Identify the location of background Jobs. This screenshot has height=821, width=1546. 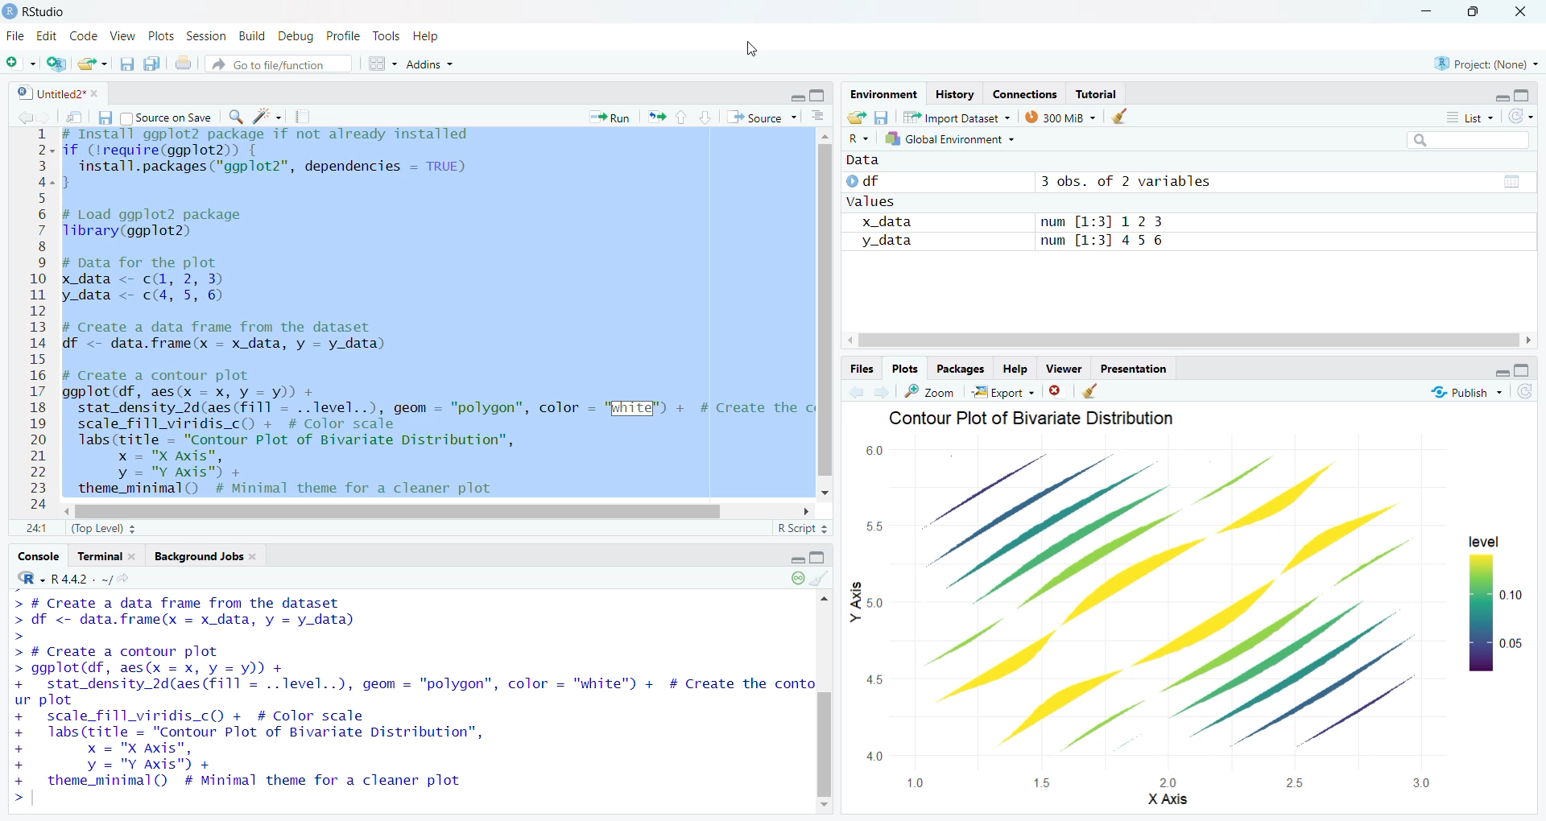
(204, 558).